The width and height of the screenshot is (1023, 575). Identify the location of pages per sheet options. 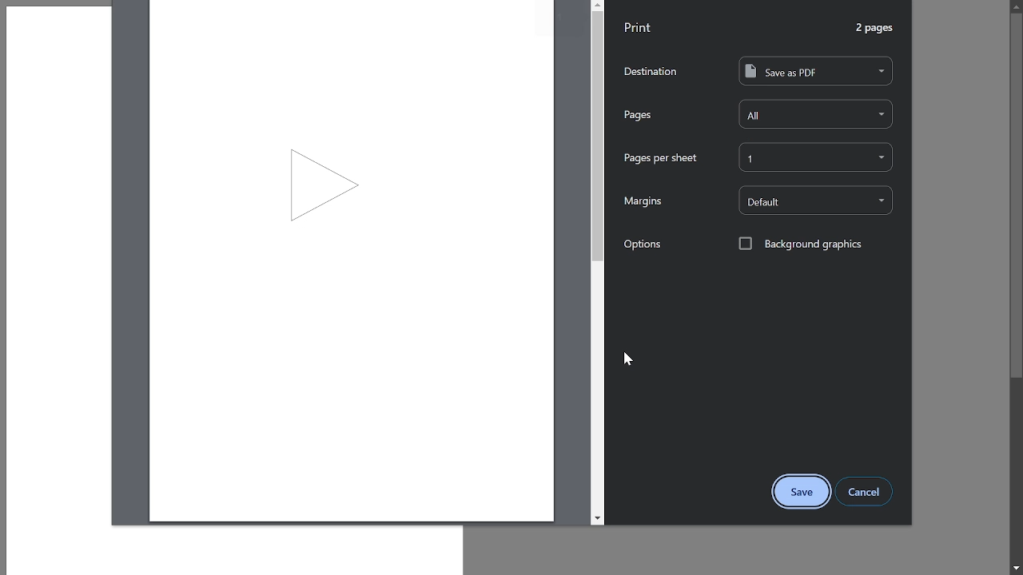
(816, 157).